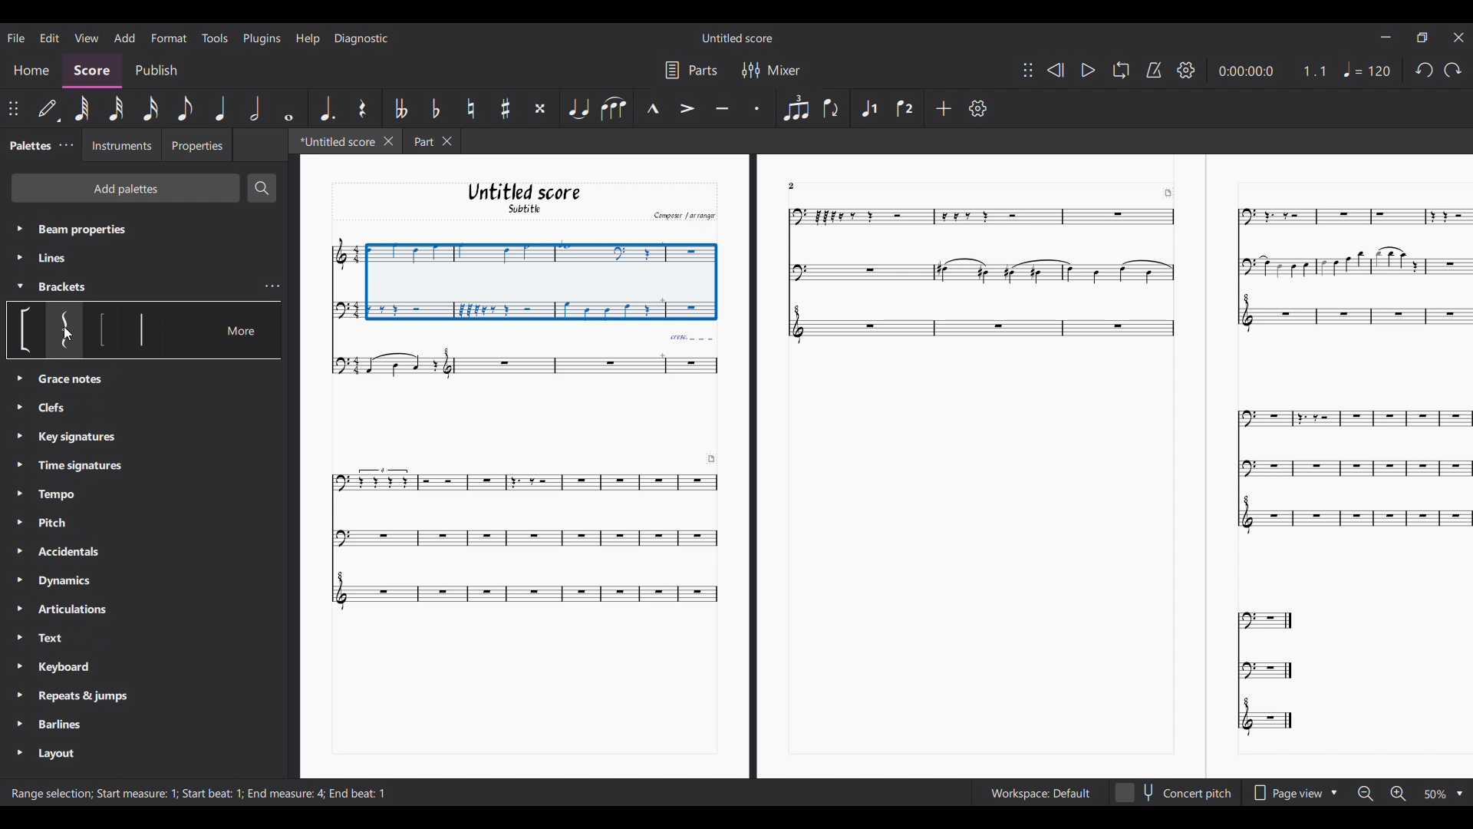 This screenshot has height=829, width=1473. What do you see at coordinates (362, 107) in the screenshot?
I see `Rest` at bounding box center [362, 107].